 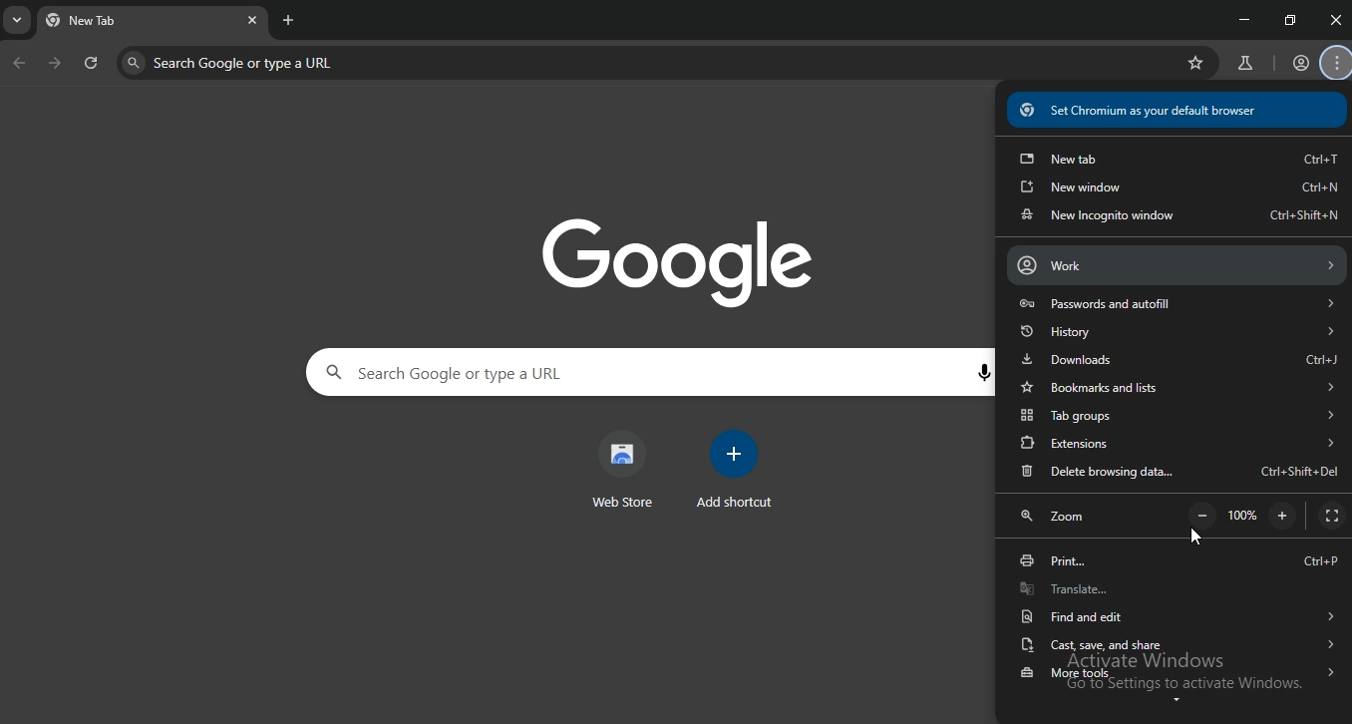 I want to click on restore windows, so click(x=1291, y=20).